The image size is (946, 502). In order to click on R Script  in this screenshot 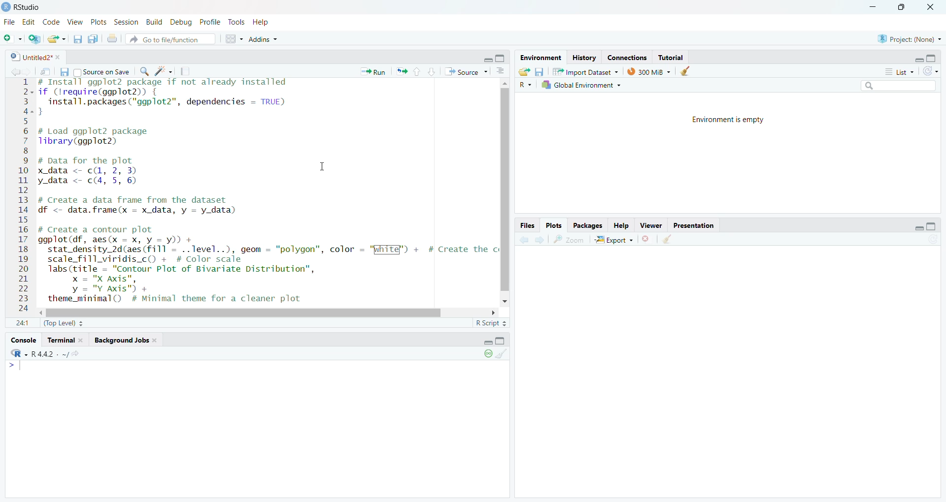, I will do `click(487, 323)`.